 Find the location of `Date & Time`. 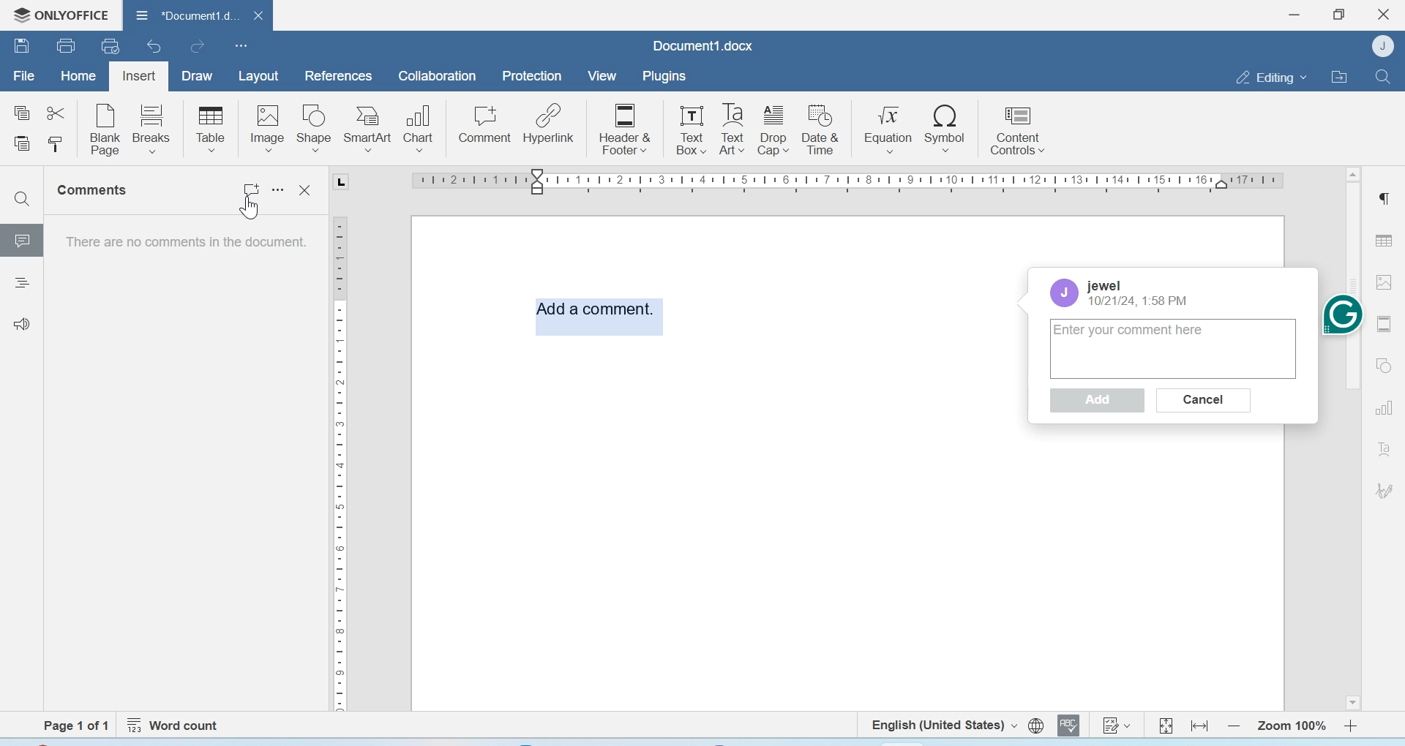

Date & Time is located at coordinates (821, 129).